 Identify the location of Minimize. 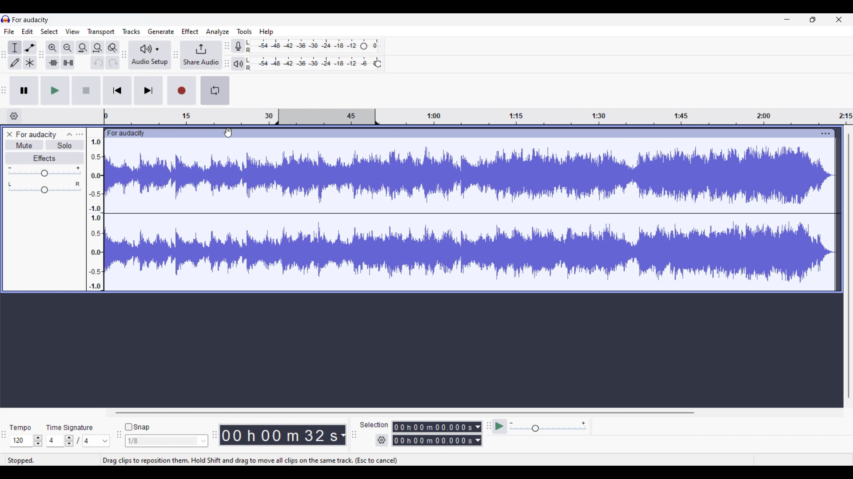
(787, 20).